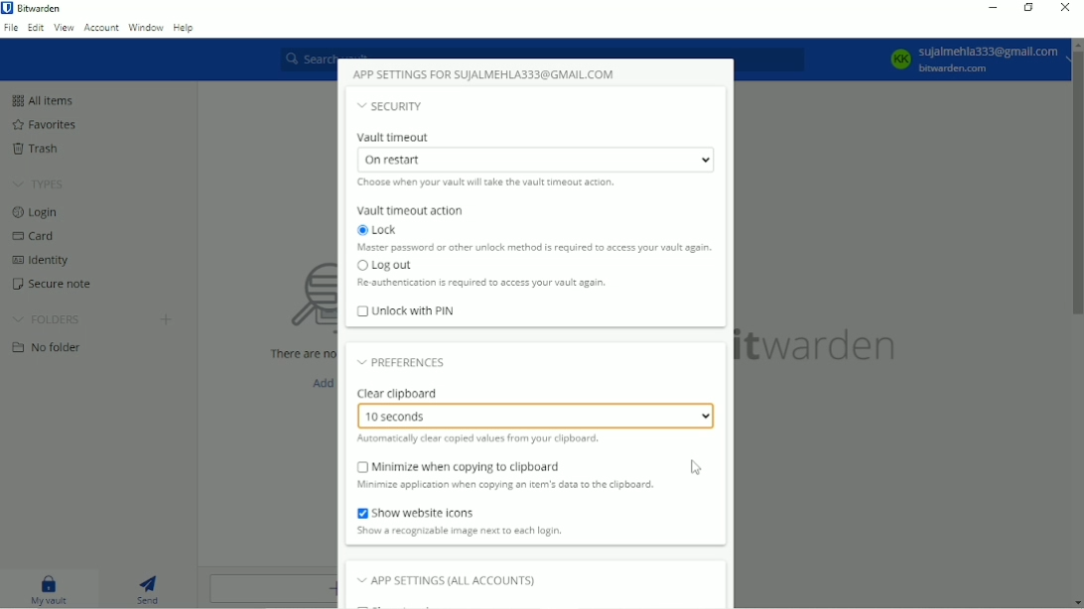 This screenshot has width=1084, height=609. What do you see at coordinates (43, 150) in the screenshot?
I see `Trash` at bounding box center [43, 150].